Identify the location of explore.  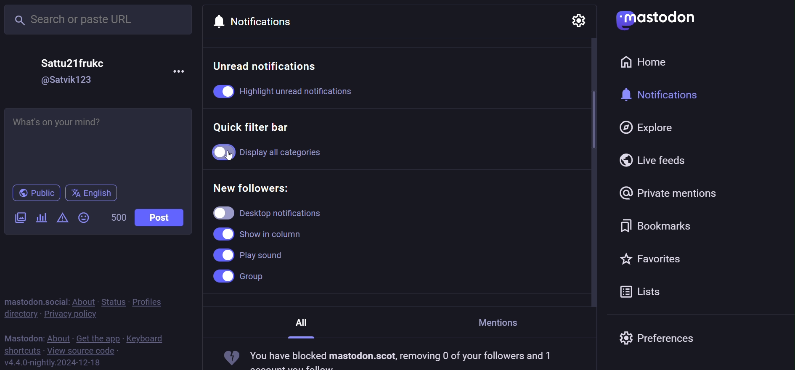
(648, 128).